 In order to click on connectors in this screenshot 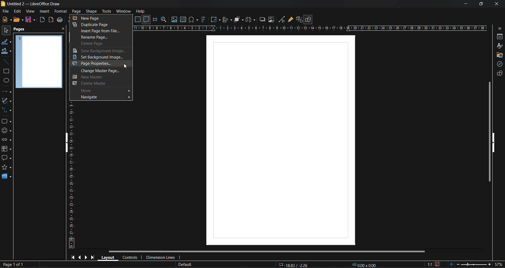, I will do `click(7, 110)`.